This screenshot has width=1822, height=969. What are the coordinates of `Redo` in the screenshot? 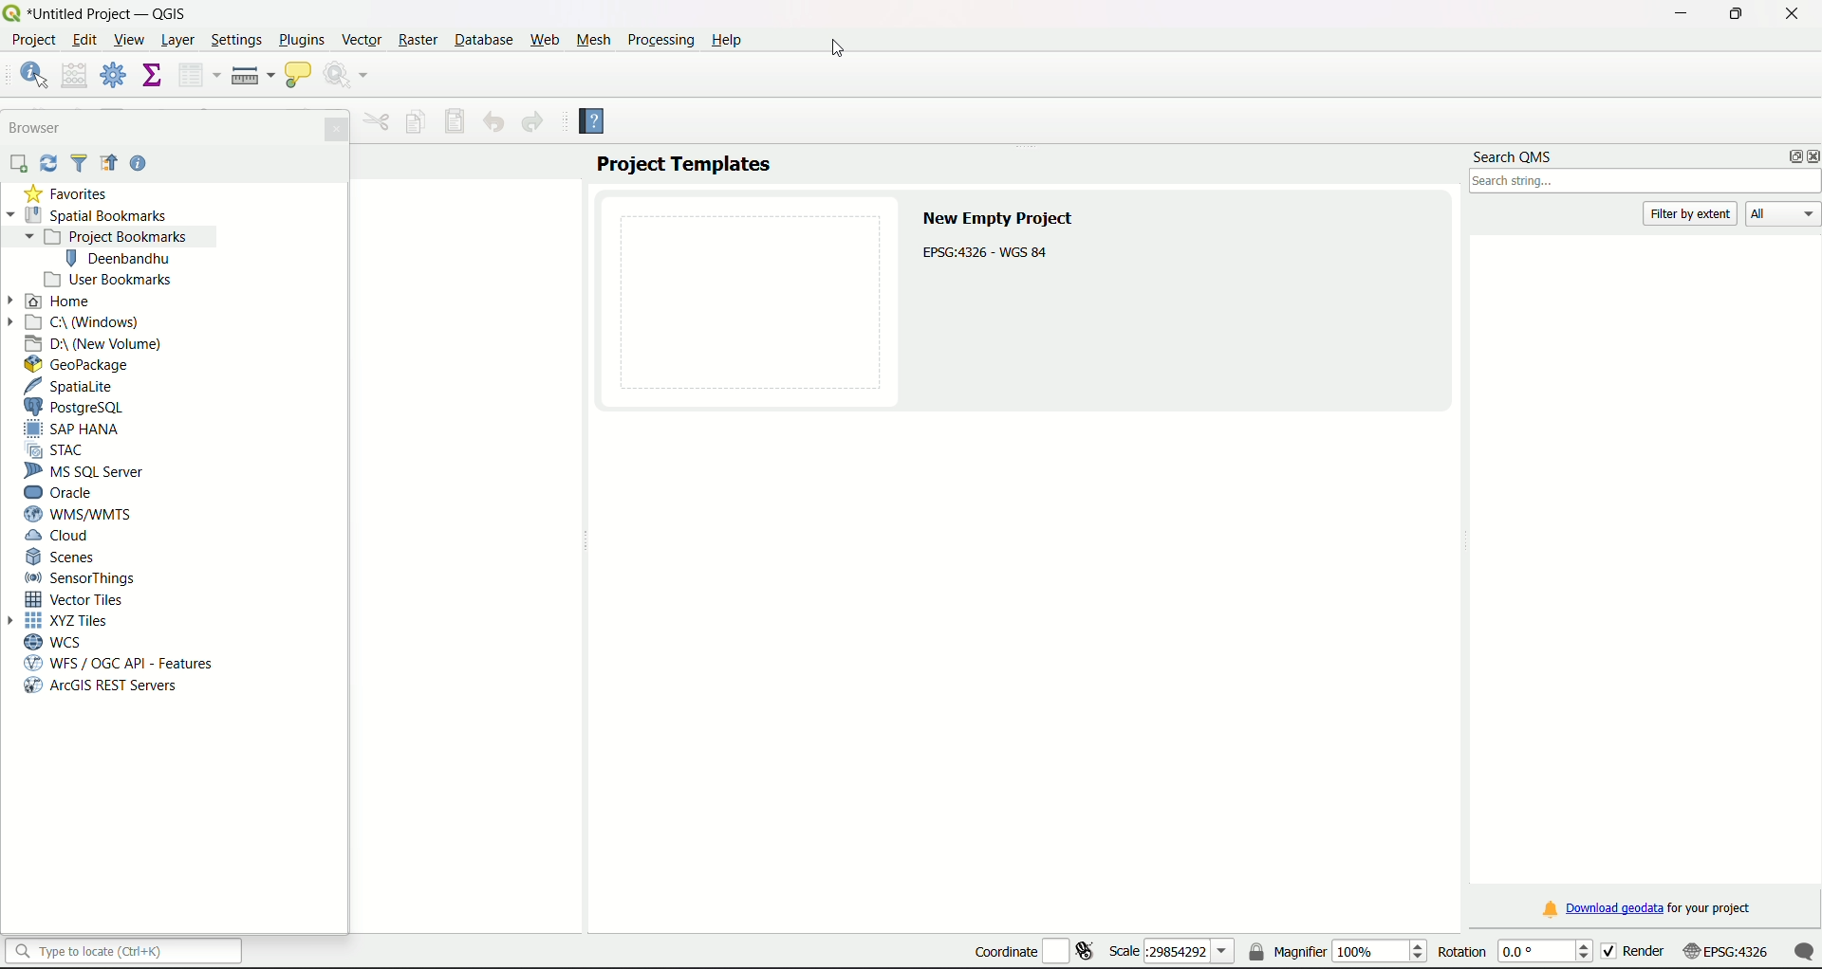 It's located at (532, 122).